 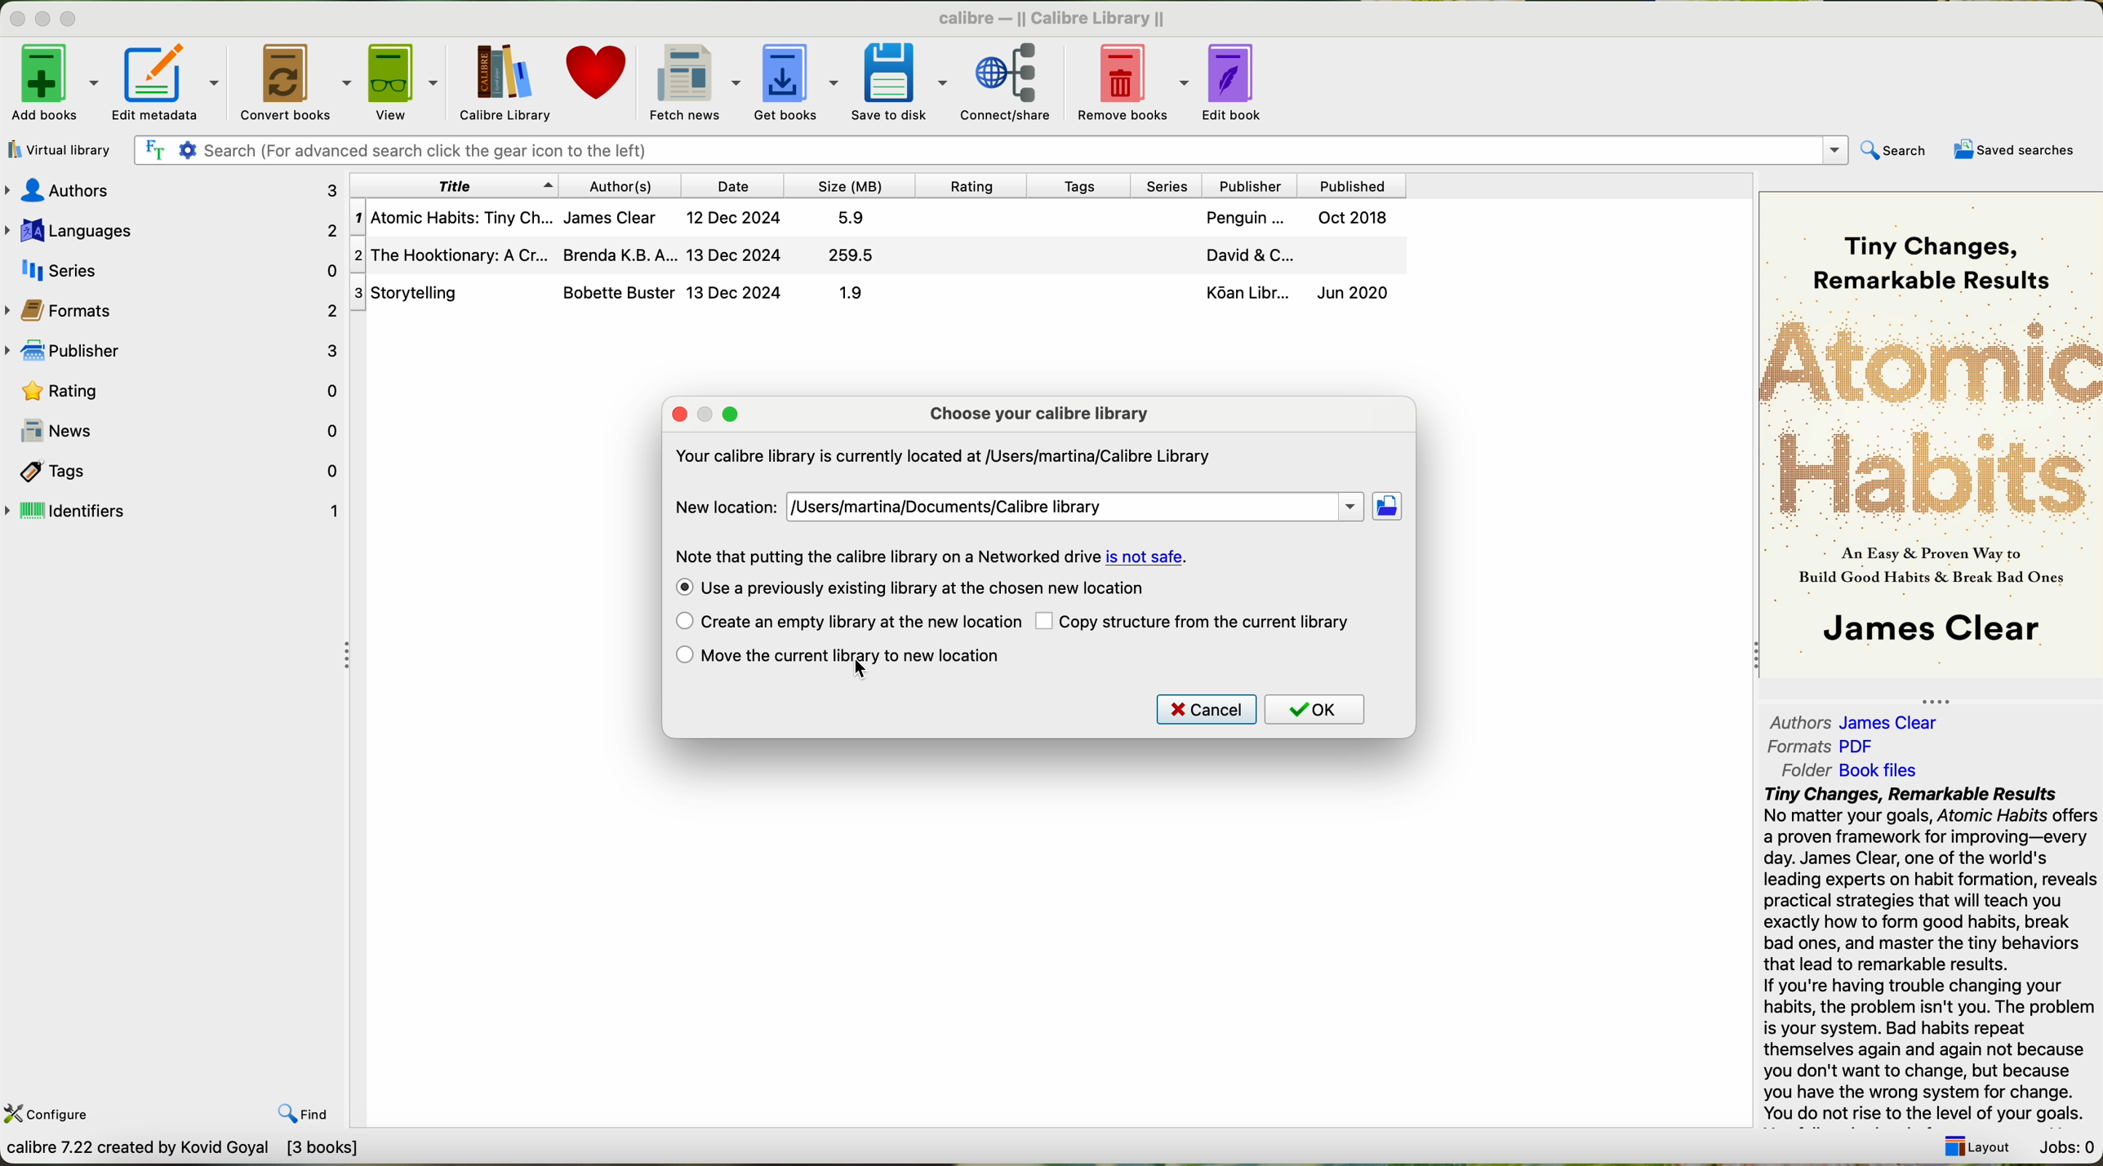 What do you see at coordinates (175, 310) in the screenshot?
I see `formats` at bounding box center [175, 310].